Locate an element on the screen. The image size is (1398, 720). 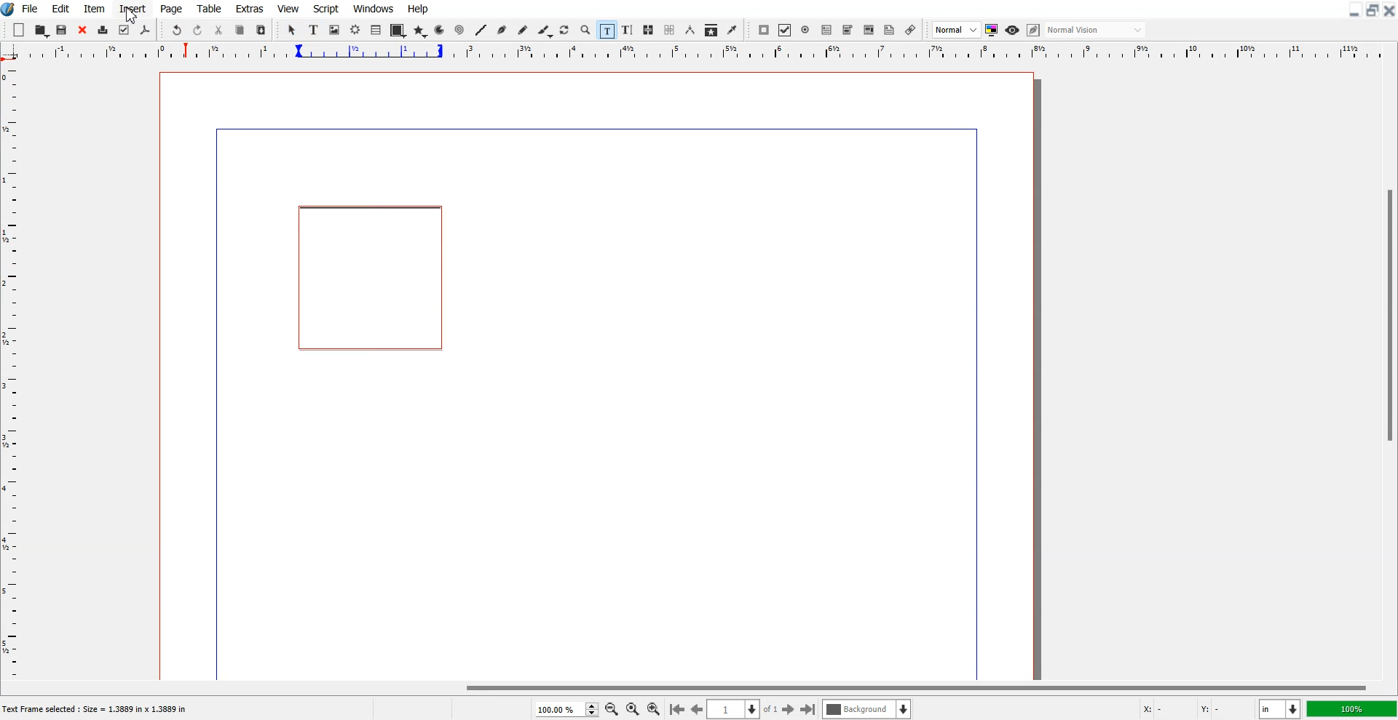
Polygon is located at coordinates (420, 31).